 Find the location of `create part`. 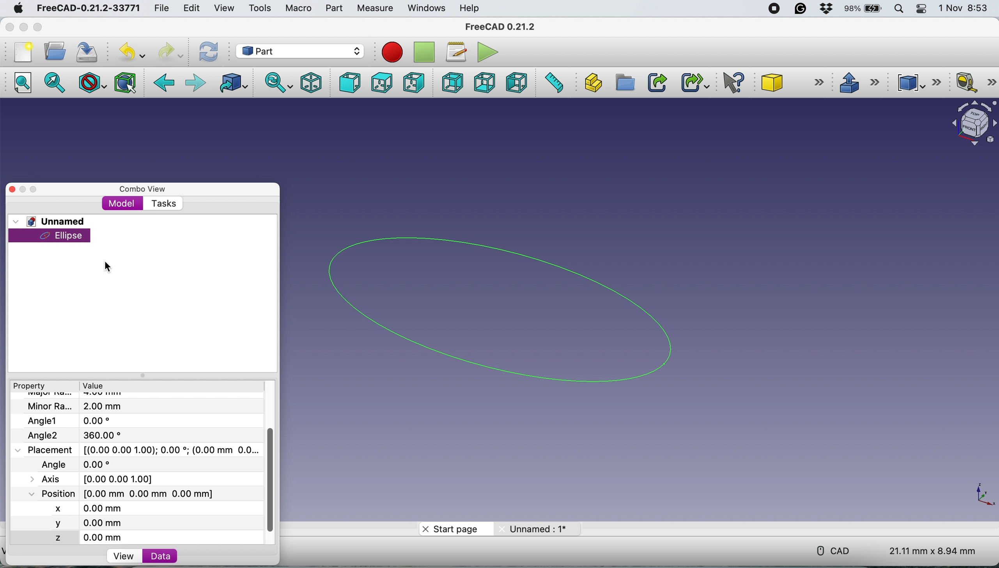

create part is located at coordinates (590, 83).